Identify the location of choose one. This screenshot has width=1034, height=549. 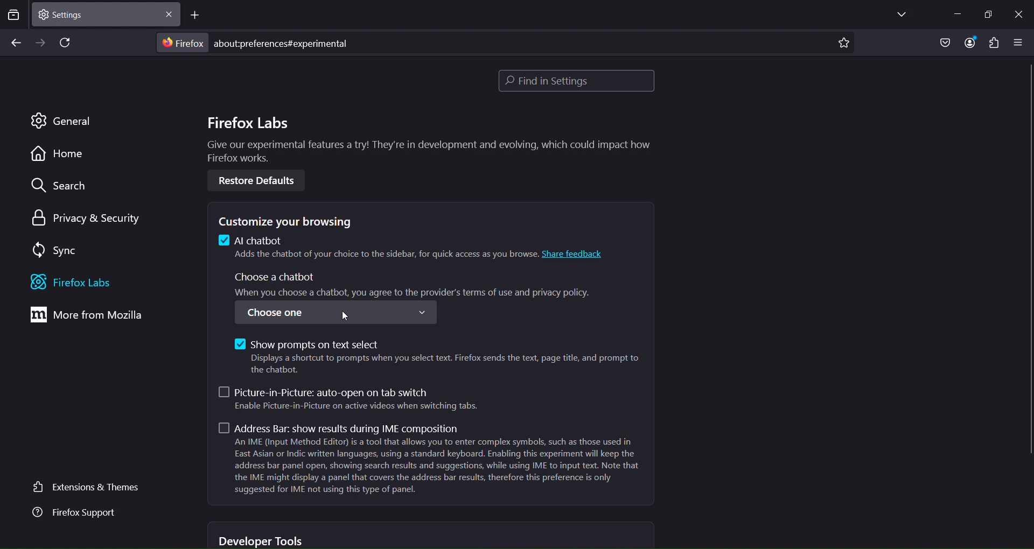
(334, 313).